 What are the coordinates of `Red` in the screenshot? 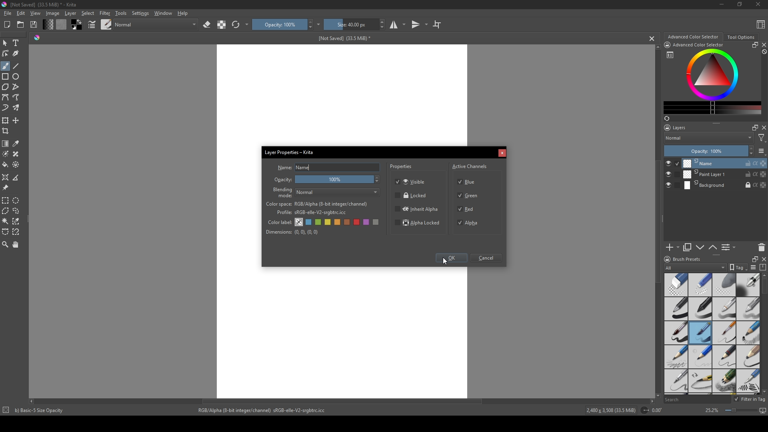 It's located at (467, 208).